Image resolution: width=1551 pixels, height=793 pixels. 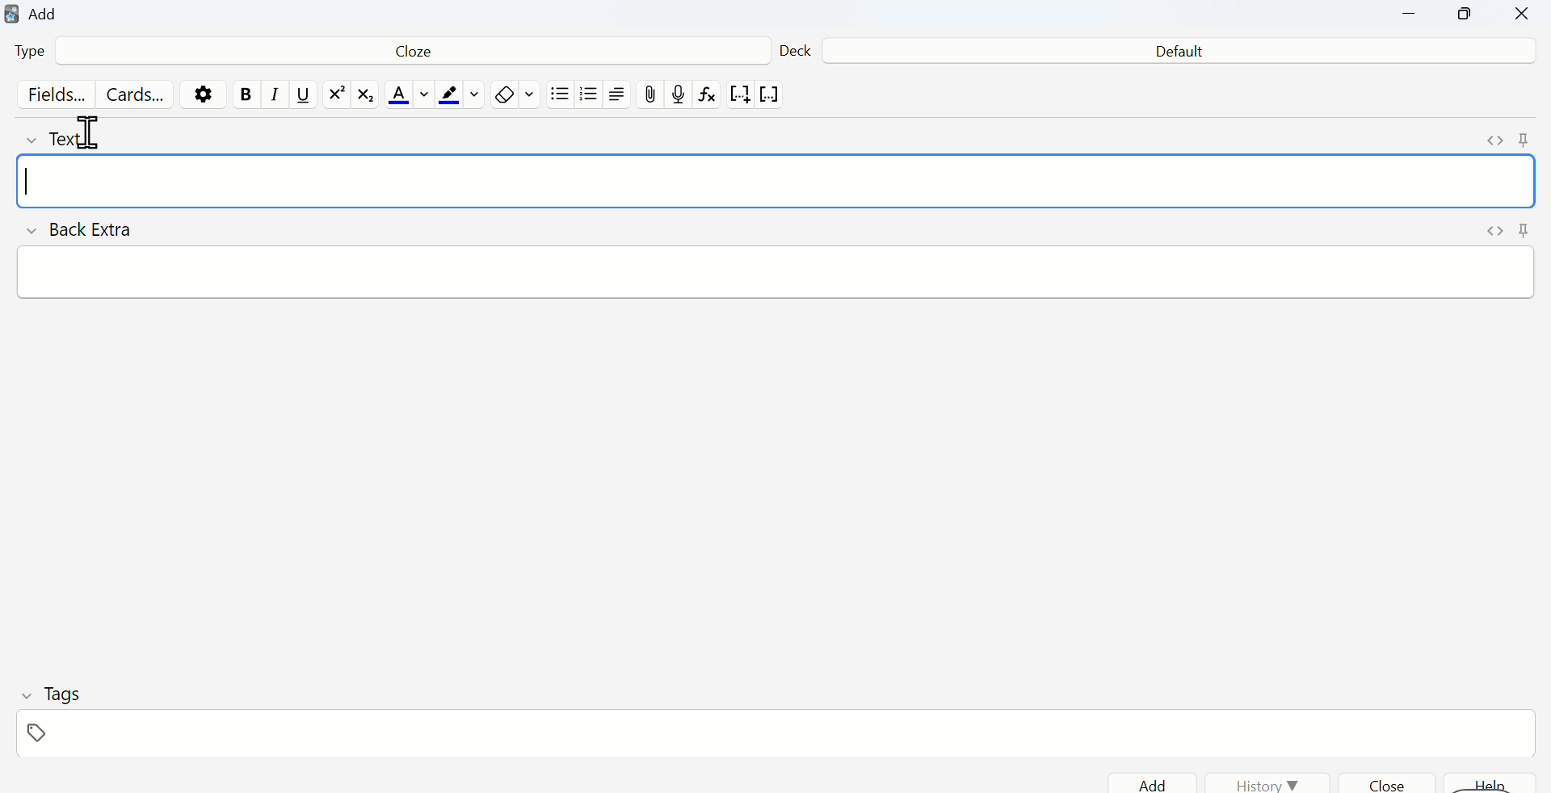 I want to click on Tags, so click(x=49, y=693).